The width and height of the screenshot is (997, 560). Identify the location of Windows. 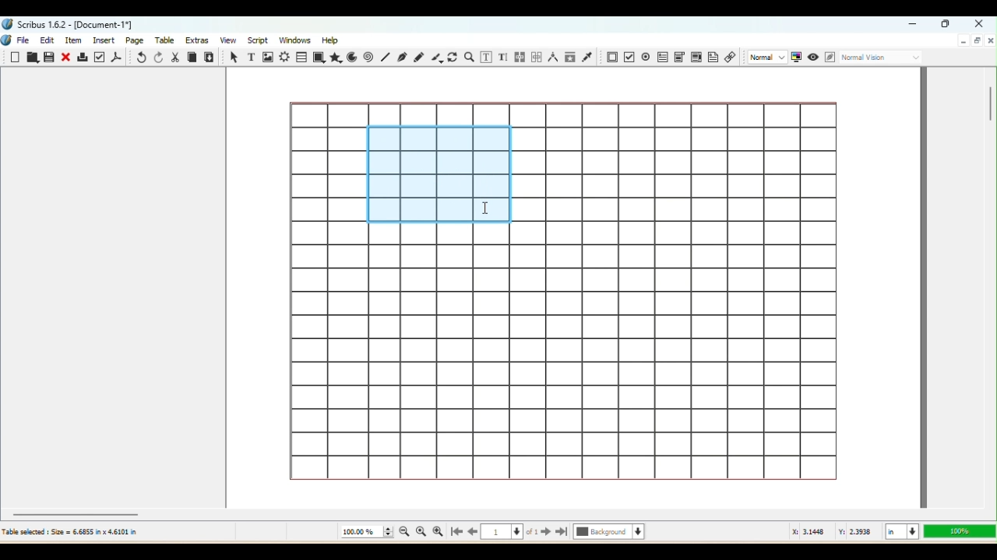
(296, 39).